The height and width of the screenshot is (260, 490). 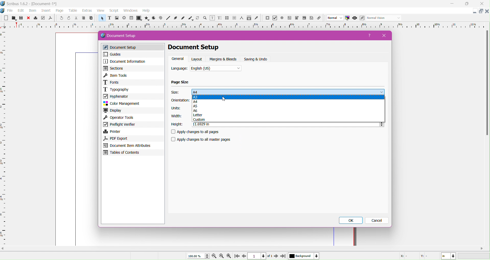 What do you see at coordinates (276, 256) in the screenshot?
I see `go to next page` at bounding box center [276, 256].